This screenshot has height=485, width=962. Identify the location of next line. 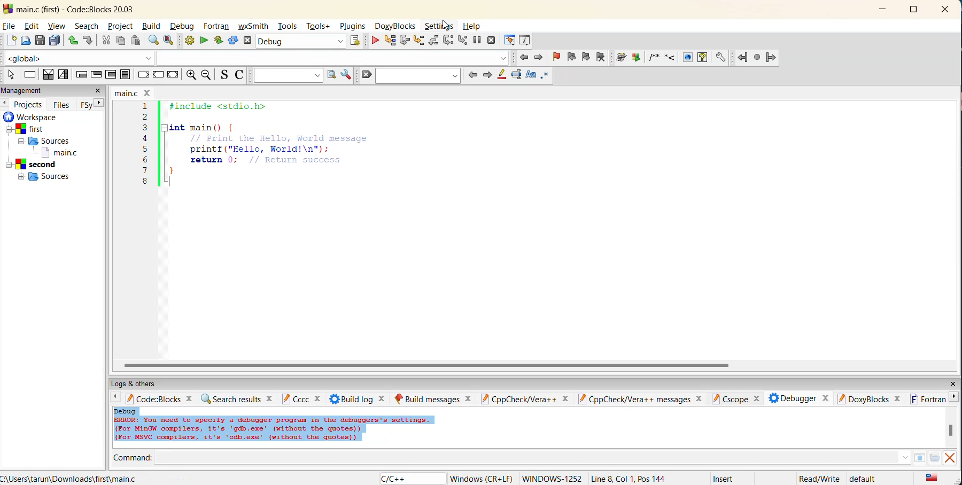
(404, 41).